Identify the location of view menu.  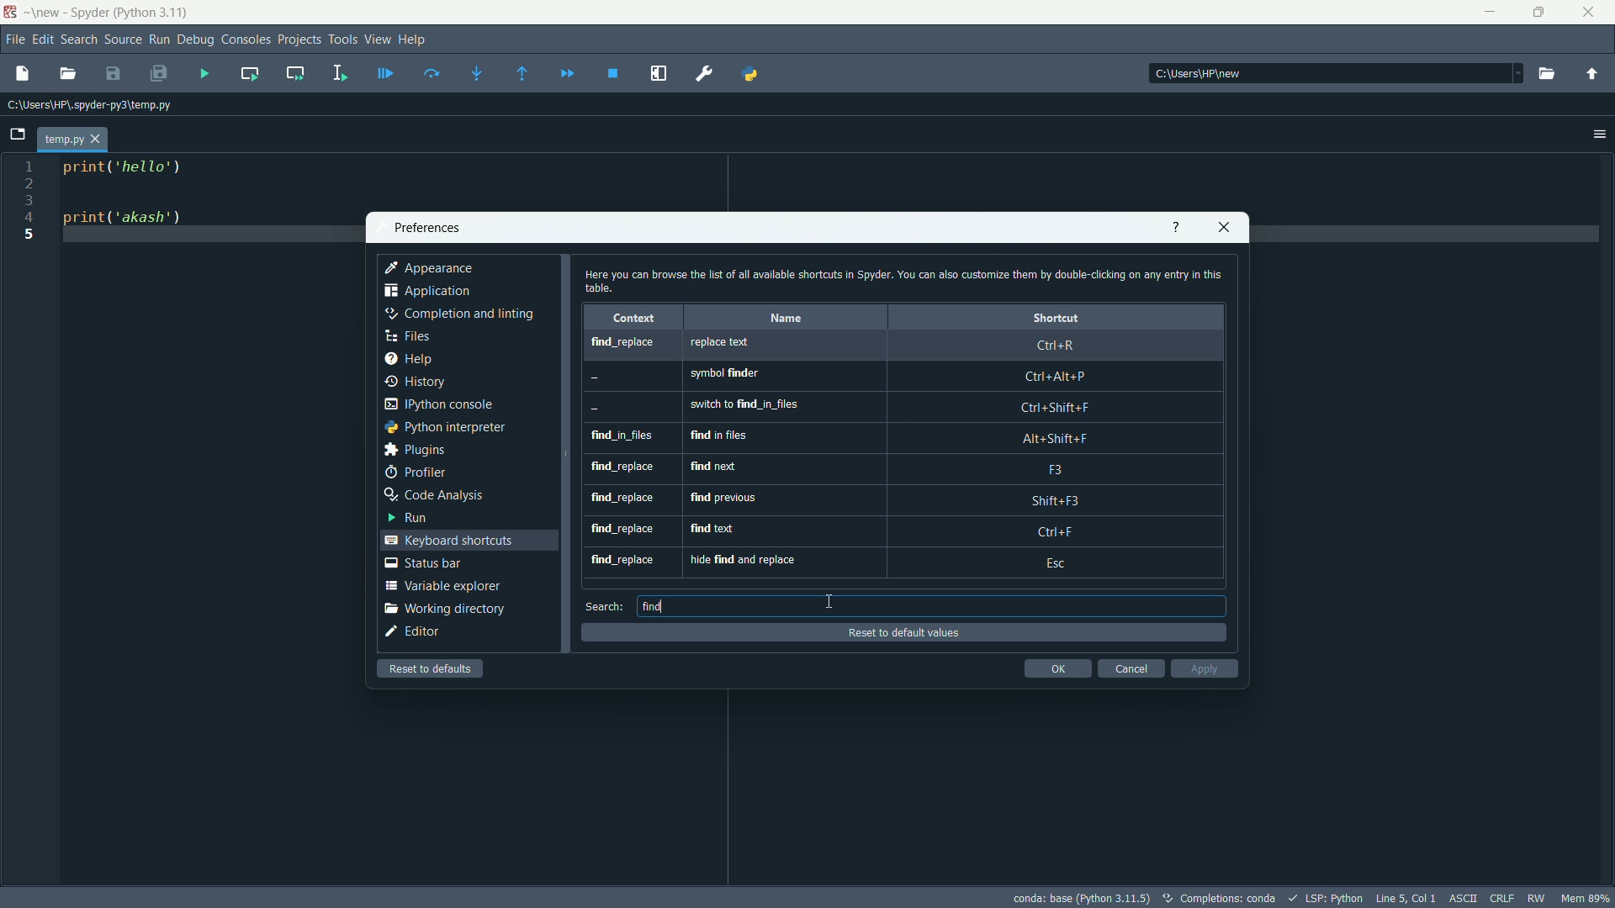
(379, 40).